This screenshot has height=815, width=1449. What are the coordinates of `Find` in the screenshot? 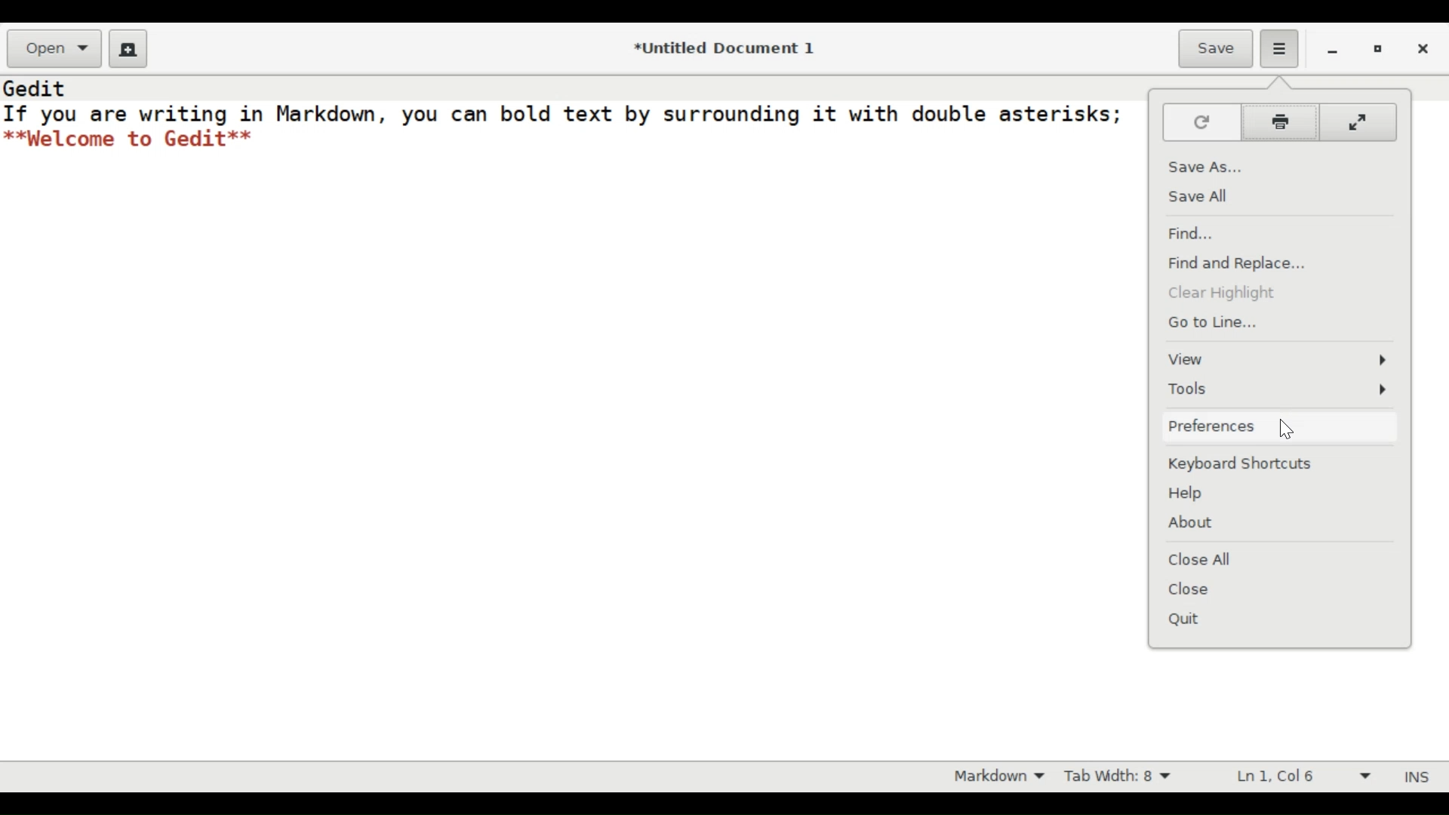 It's located at (1195, 233).